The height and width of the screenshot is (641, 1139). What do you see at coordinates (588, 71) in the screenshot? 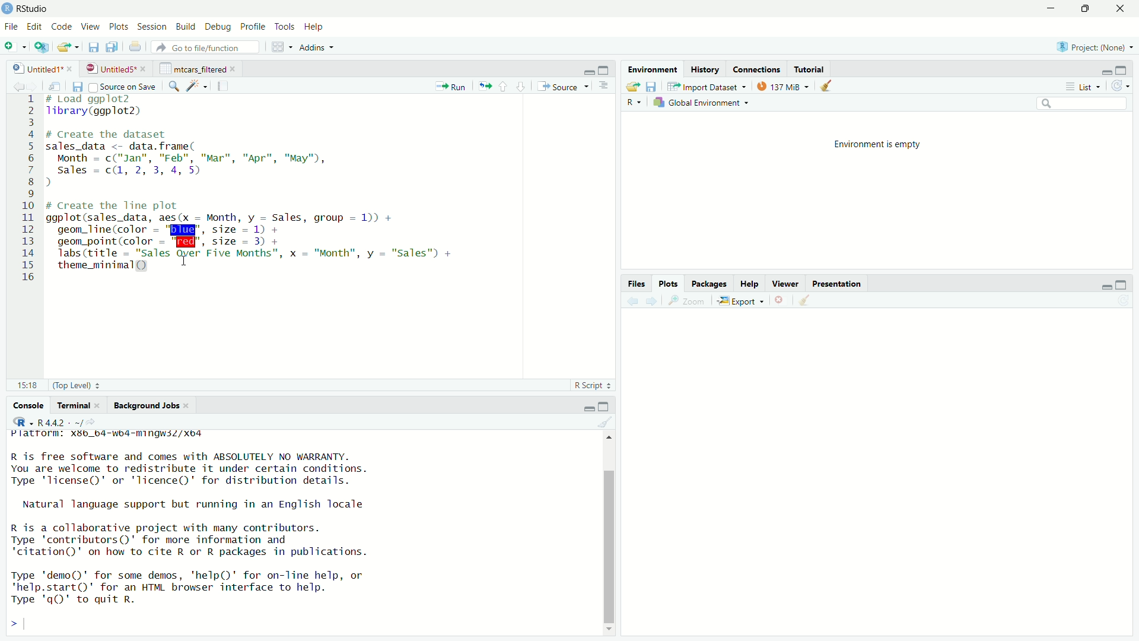
I see `minimize` at bounding box center [588, 71].